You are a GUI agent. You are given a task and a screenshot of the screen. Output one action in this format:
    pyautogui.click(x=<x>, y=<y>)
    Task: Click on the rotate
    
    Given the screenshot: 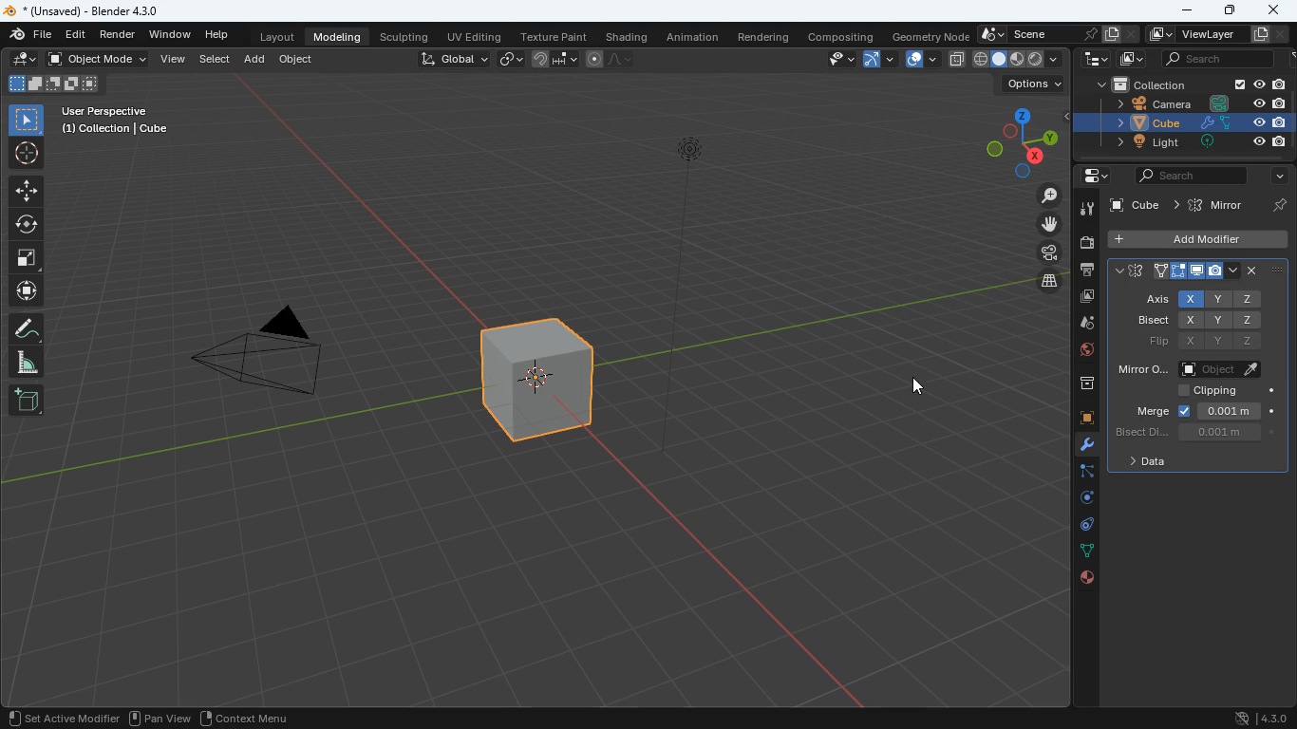 What is the action you would take?
    pyautogui.click(x=1083, y=501)
    